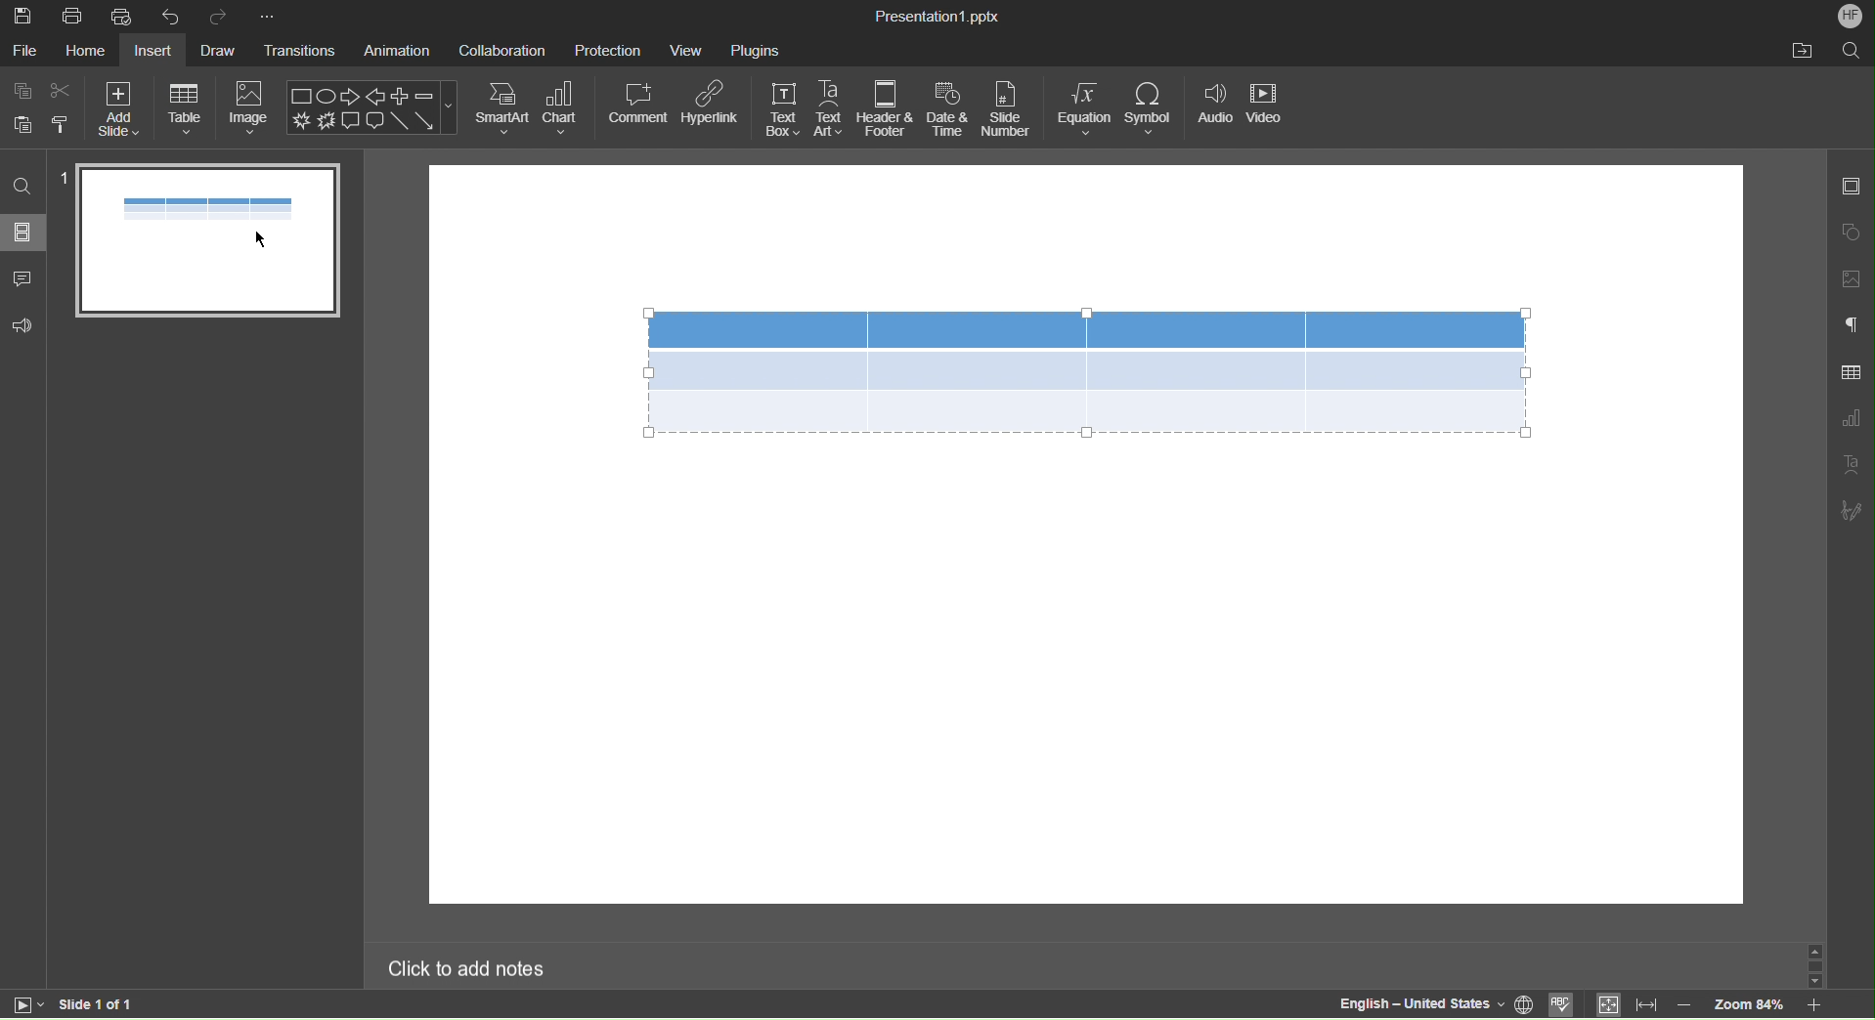  I want to click on Slide Number, so click(1009, 109).